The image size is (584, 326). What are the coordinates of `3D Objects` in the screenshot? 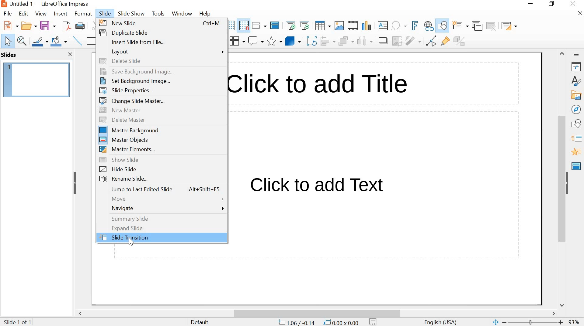 It's located at (294, 41).